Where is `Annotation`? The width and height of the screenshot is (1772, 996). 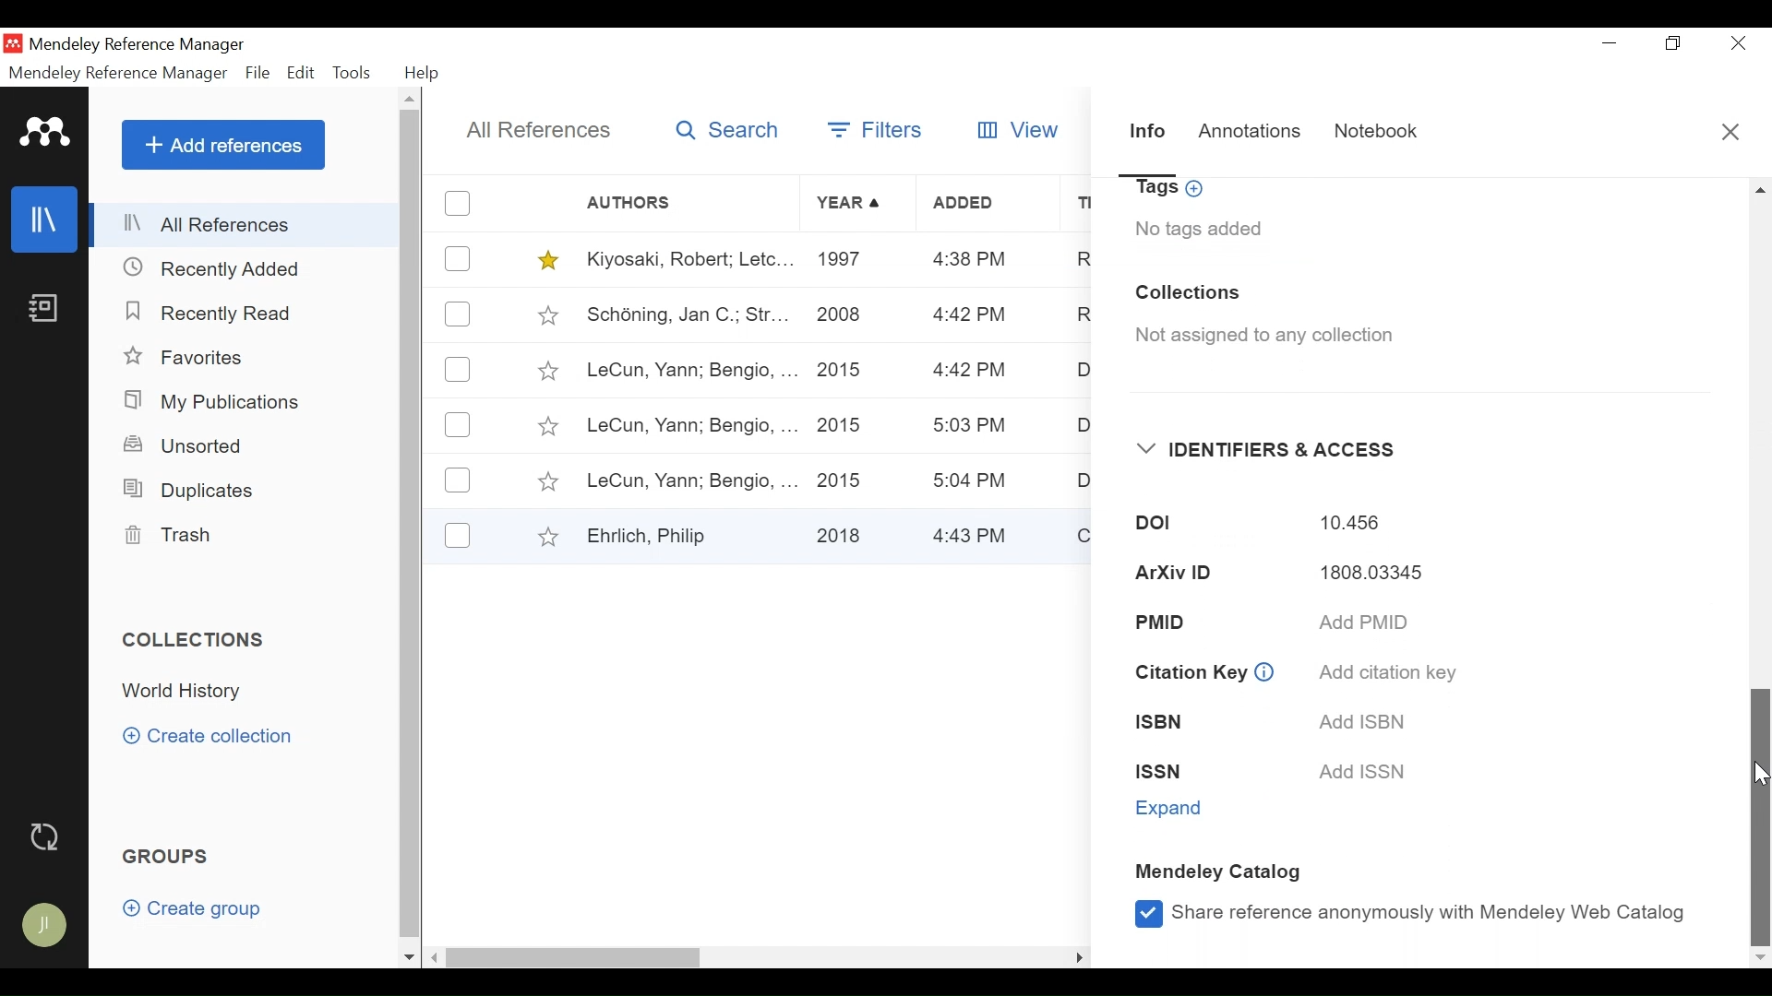 Annotation is located at coordinates (1252, 134).